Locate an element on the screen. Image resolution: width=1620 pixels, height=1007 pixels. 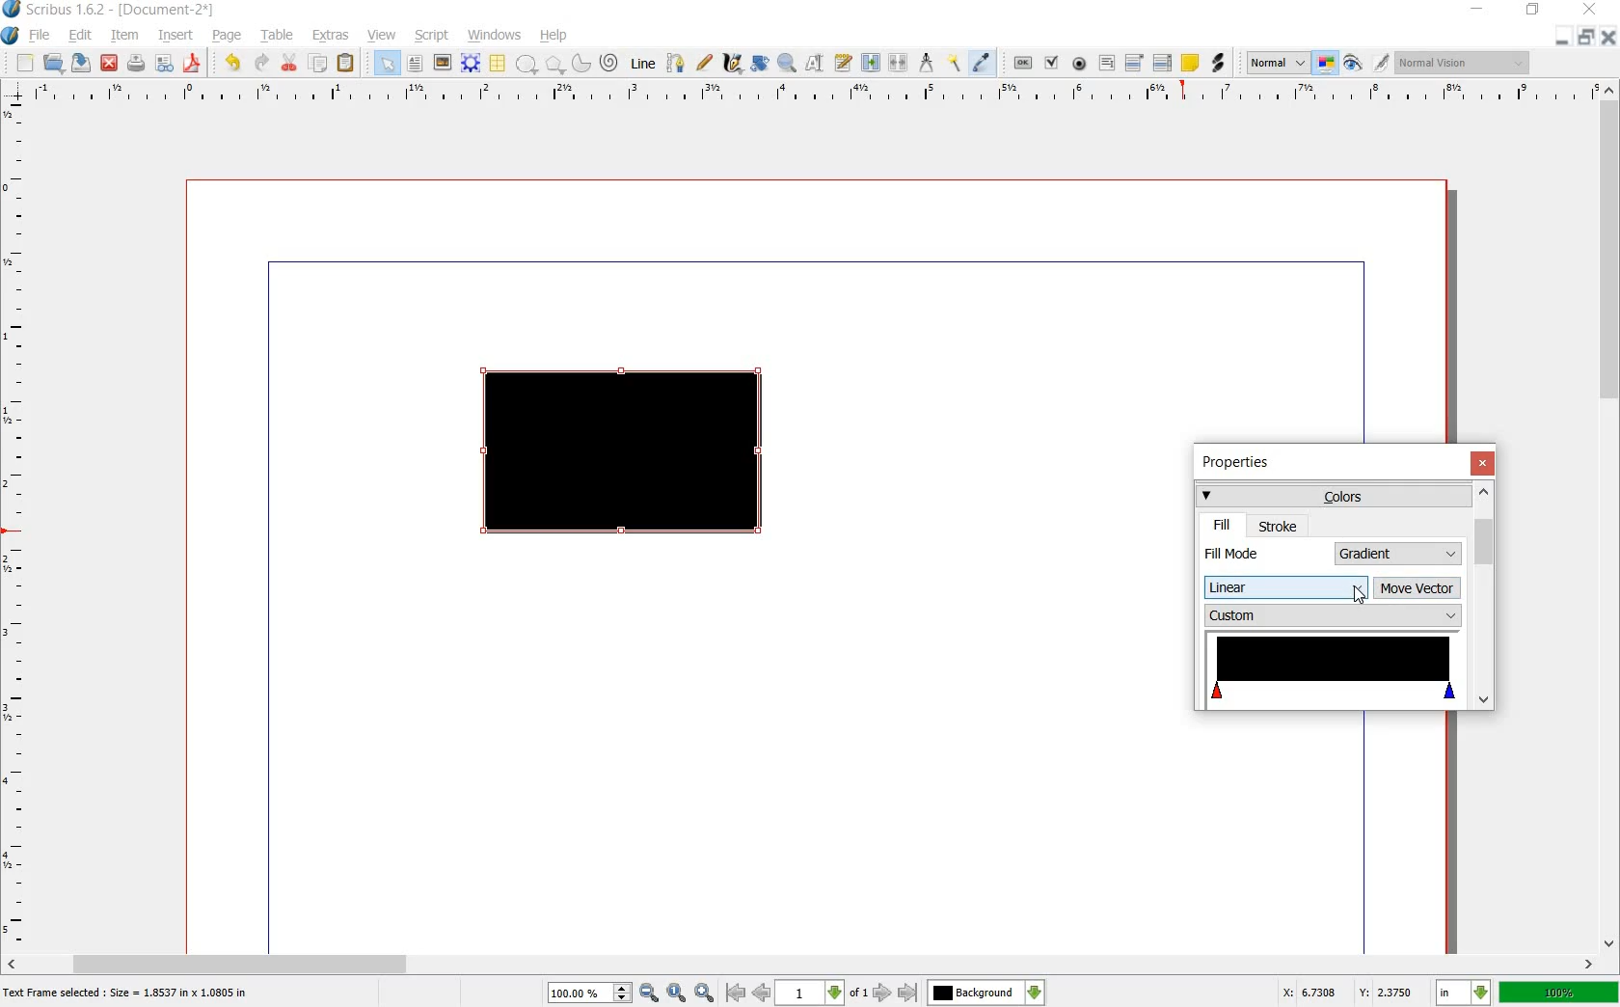
save as pdf is located at coordinates (192, 64).